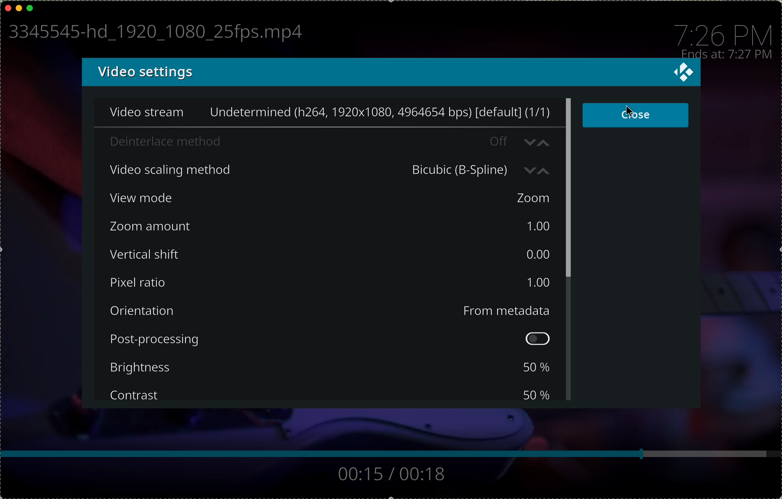 Image resolution: width=782 pixels, height=499 pixels. I want to click on 1.00, so click(538, 226).